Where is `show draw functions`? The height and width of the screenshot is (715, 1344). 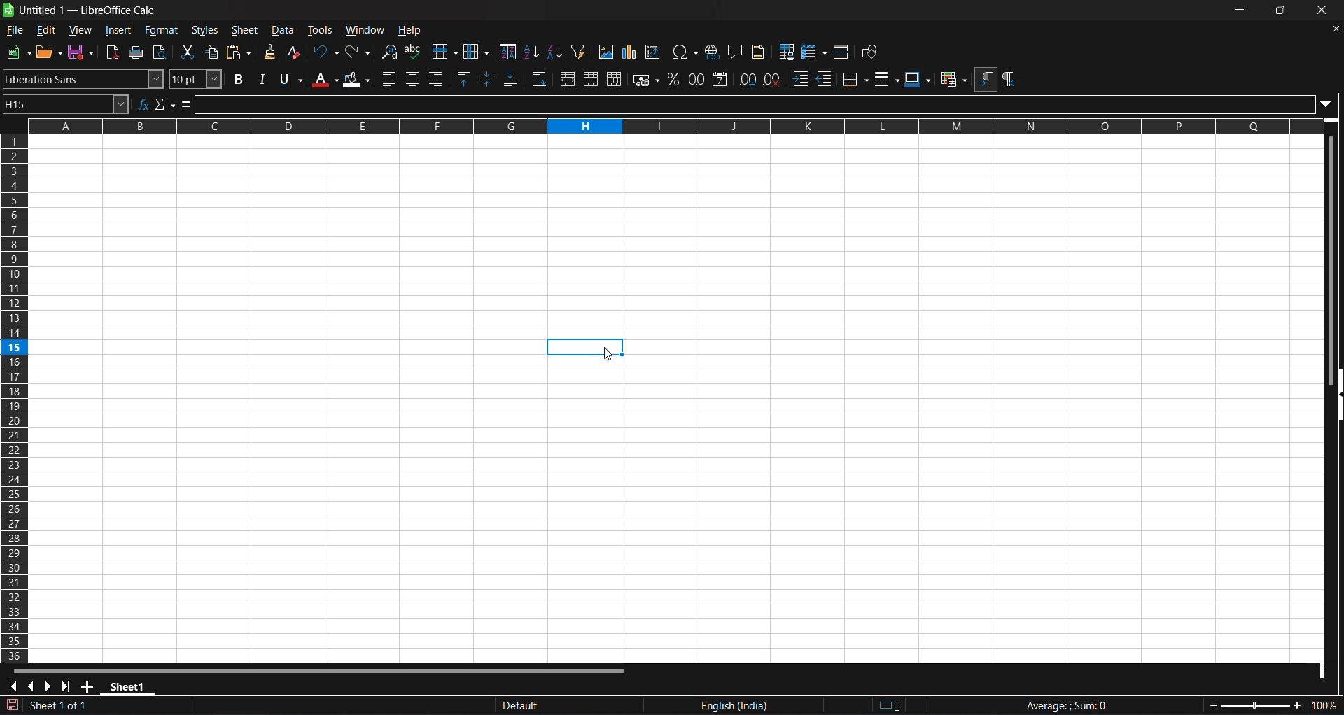
show draw functions is located at coordinates (869, 50).